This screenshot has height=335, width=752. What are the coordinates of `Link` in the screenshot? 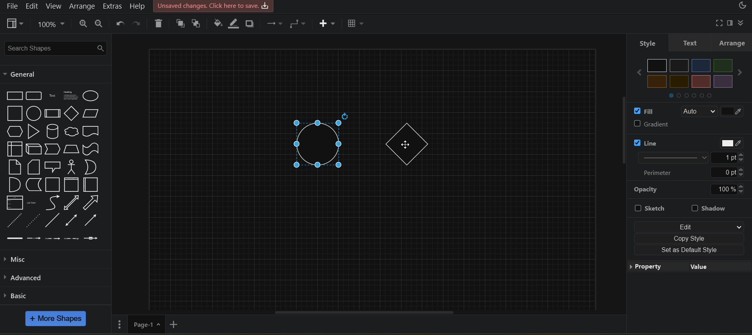 It's located at (15, 238).